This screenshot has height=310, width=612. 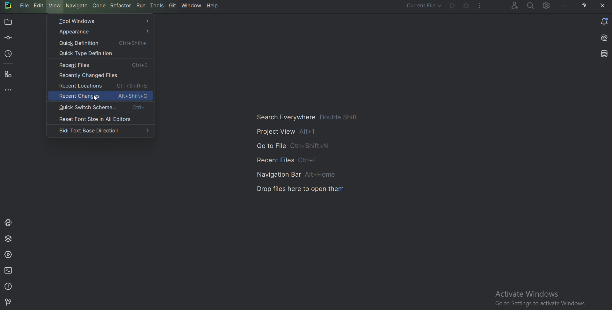 I want to click on window, so click(x=191, y=6).